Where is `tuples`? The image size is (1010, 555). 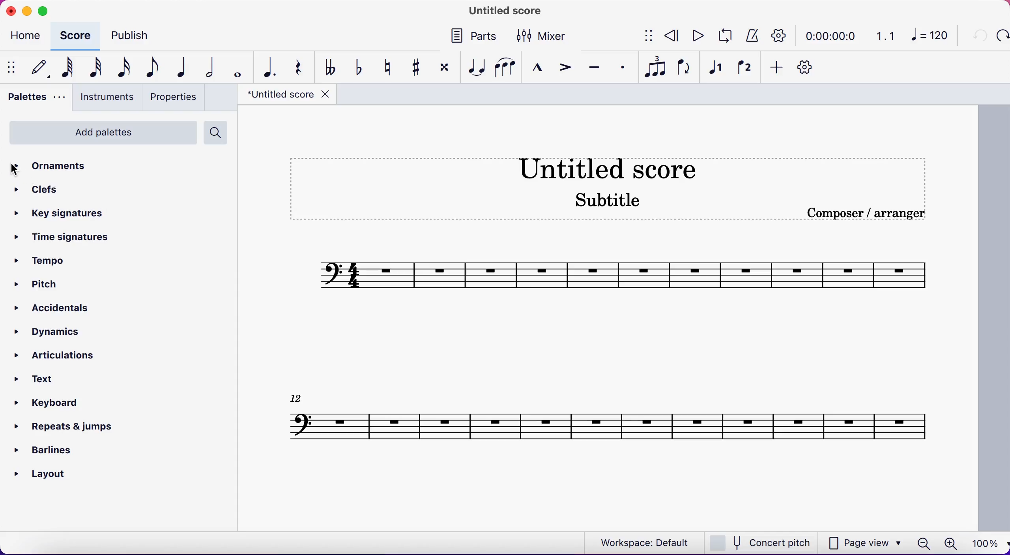
tuples is located at coordinates (654, 68).